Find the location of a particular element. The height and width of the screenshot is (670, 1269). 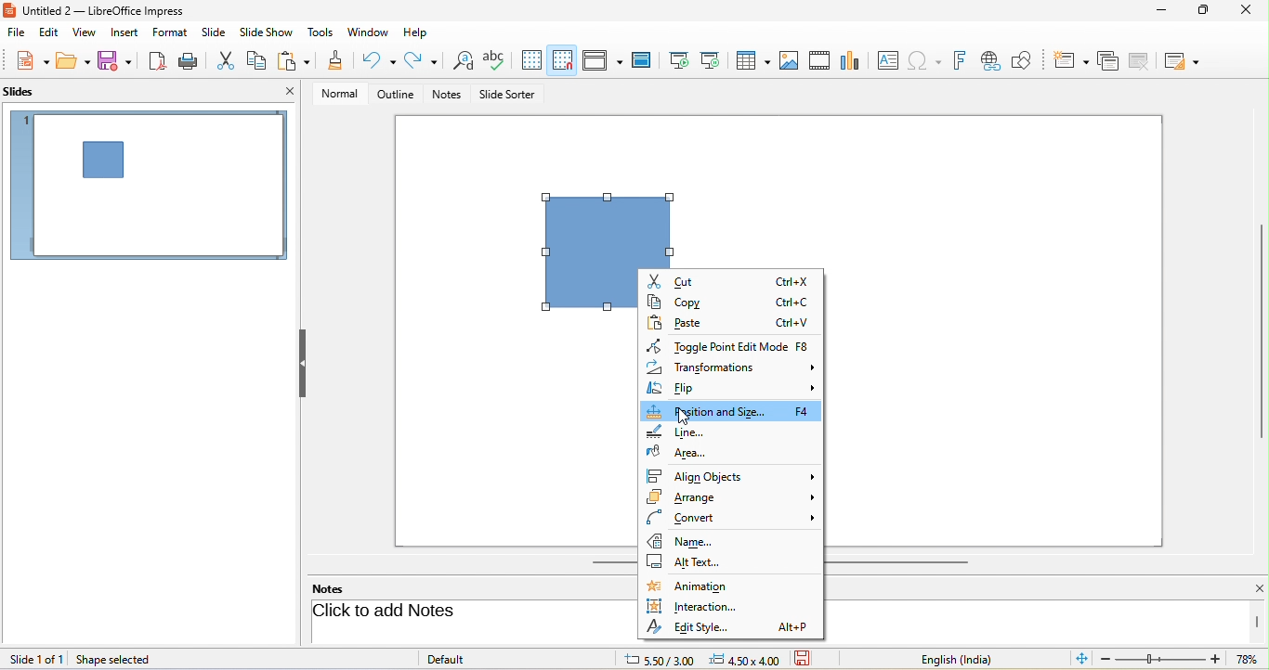

open is located at coordinates (73, 63).